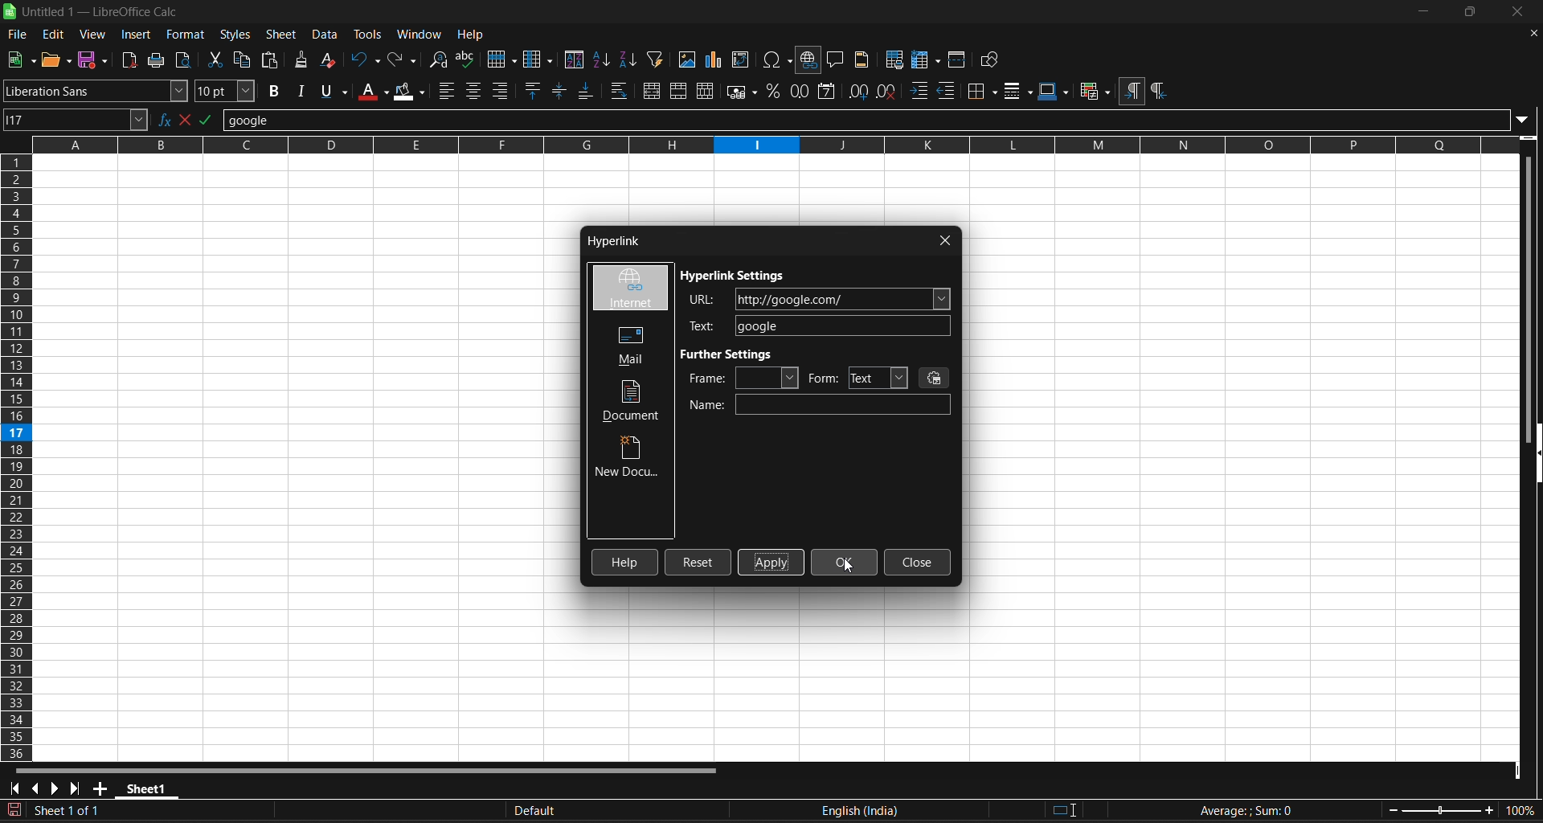  I want to click on hyperlink settings, so click(735, 276).